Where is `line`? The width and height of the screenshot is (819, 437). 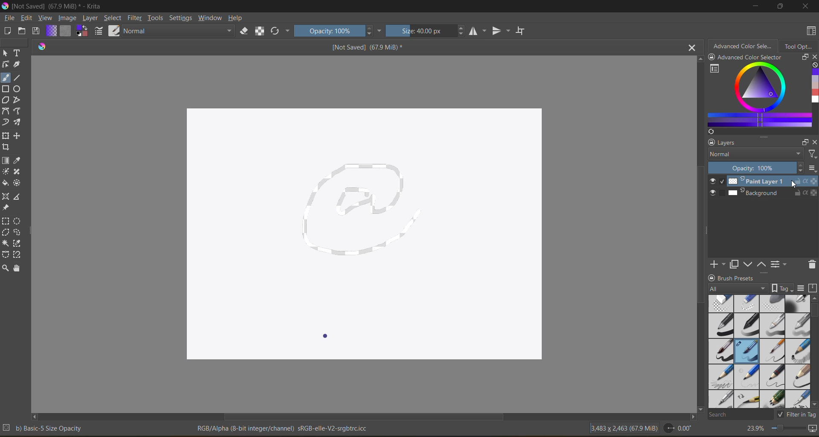
line is located at coordinates (18, 77).